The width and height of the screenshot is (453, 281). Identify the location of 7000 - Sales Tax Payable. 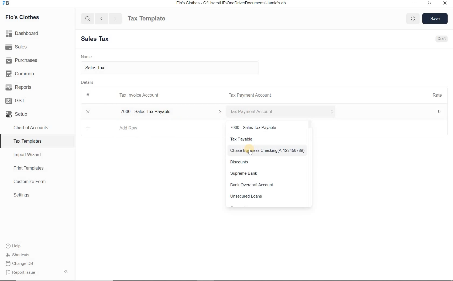
(169, 112).